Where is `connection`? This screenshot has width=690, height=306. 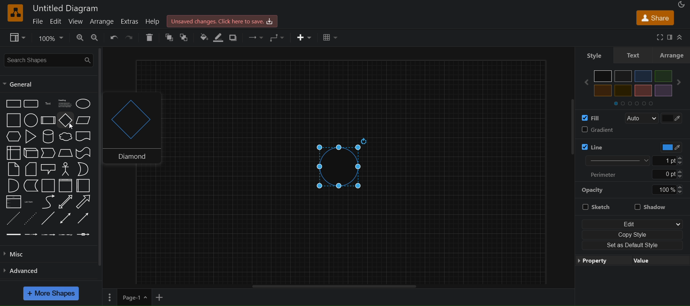 connection is located at coordinates (253, 36).